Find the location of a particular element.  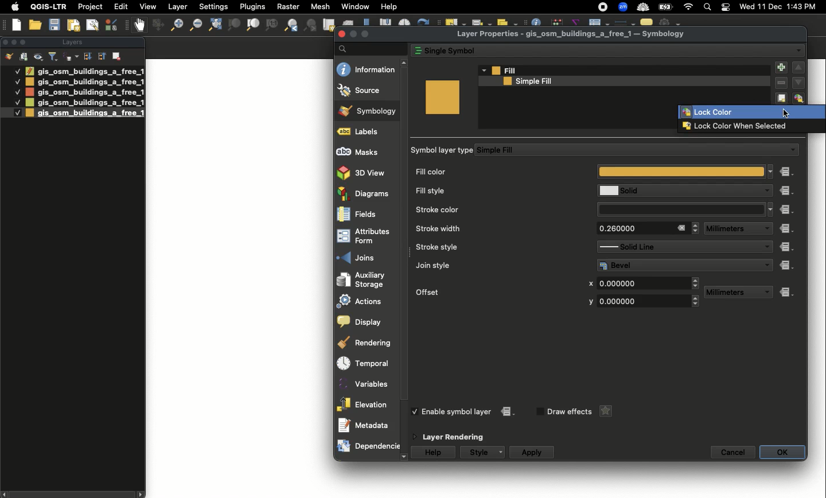

Open is located at coordinates (37, 25).